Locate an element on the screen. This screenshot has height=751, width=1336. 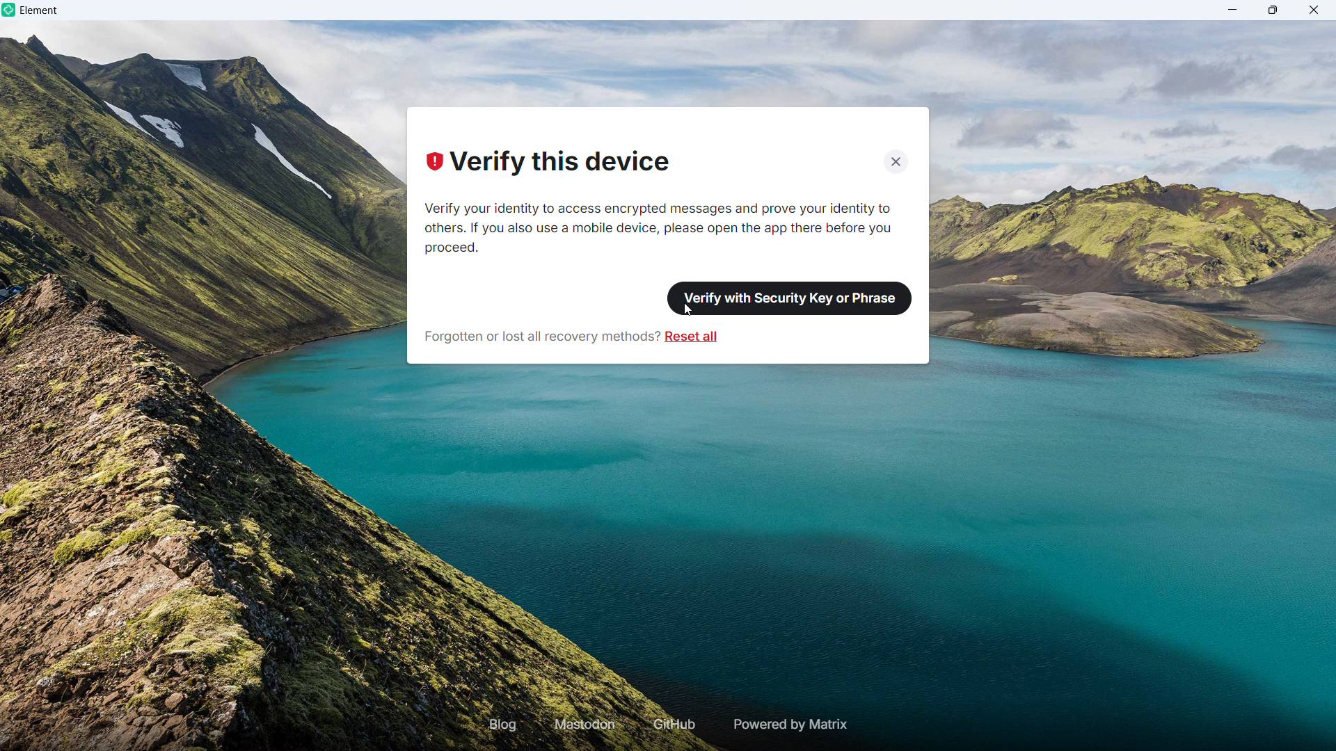
cursor movement is located at coordinates (684, 312).